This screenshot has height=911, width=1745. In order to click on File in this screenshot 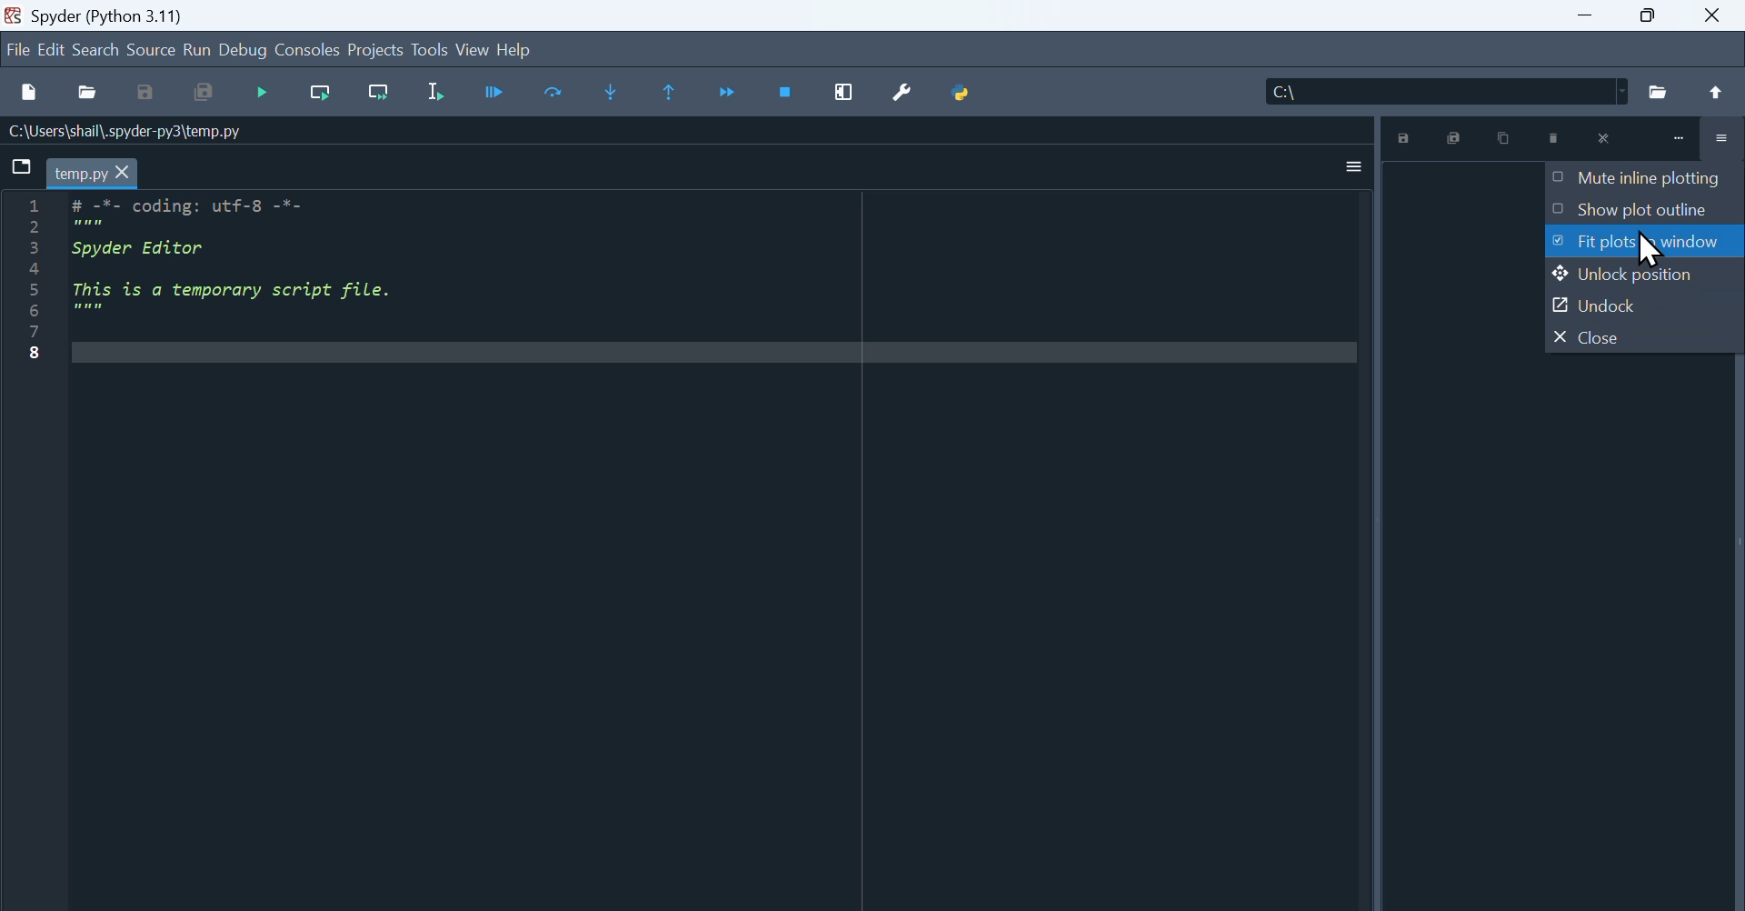, I will do `click(16, 54)`.